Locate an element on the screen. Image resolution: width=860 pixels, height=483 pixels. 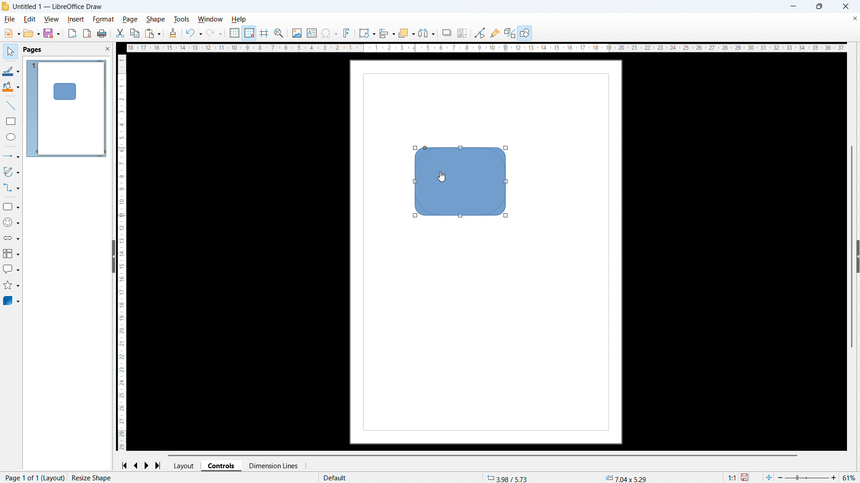
Insert  is located at coordinates (76, 20).